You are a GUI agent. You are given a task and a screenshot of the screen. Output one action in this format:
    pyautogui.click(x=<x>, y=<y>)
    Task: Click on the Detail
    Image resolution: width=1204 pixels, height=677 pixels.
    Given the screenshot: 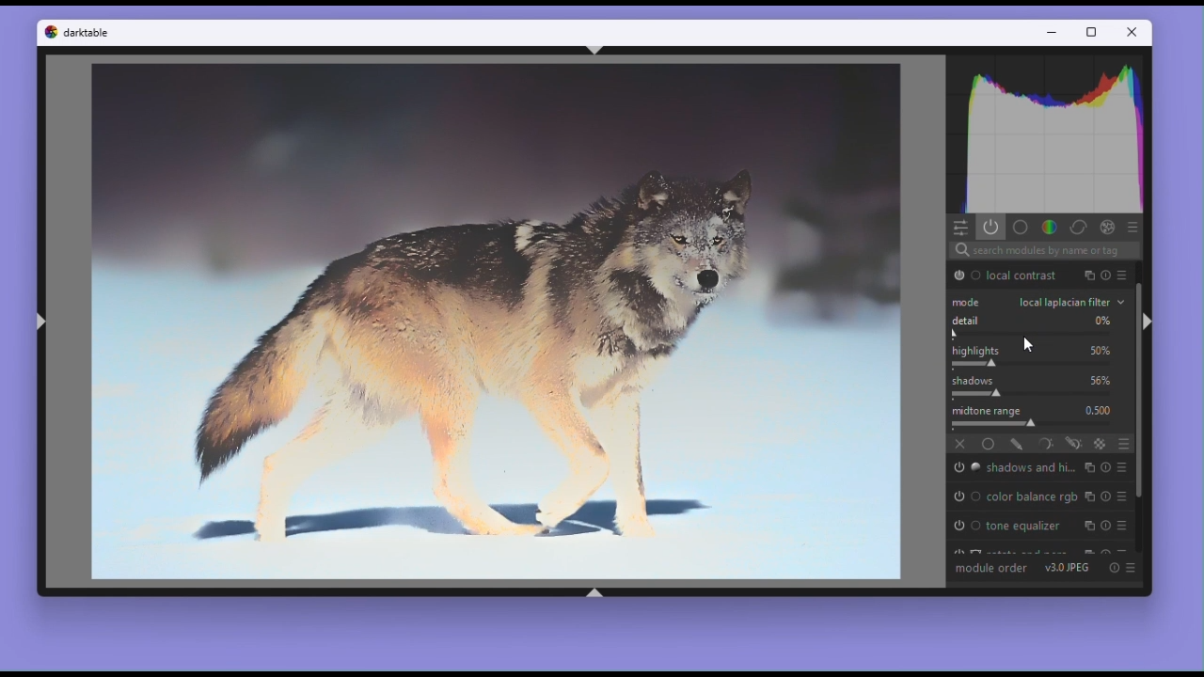 What is the action you would take?
    pyautogui.click(x=1038, y=327)
    